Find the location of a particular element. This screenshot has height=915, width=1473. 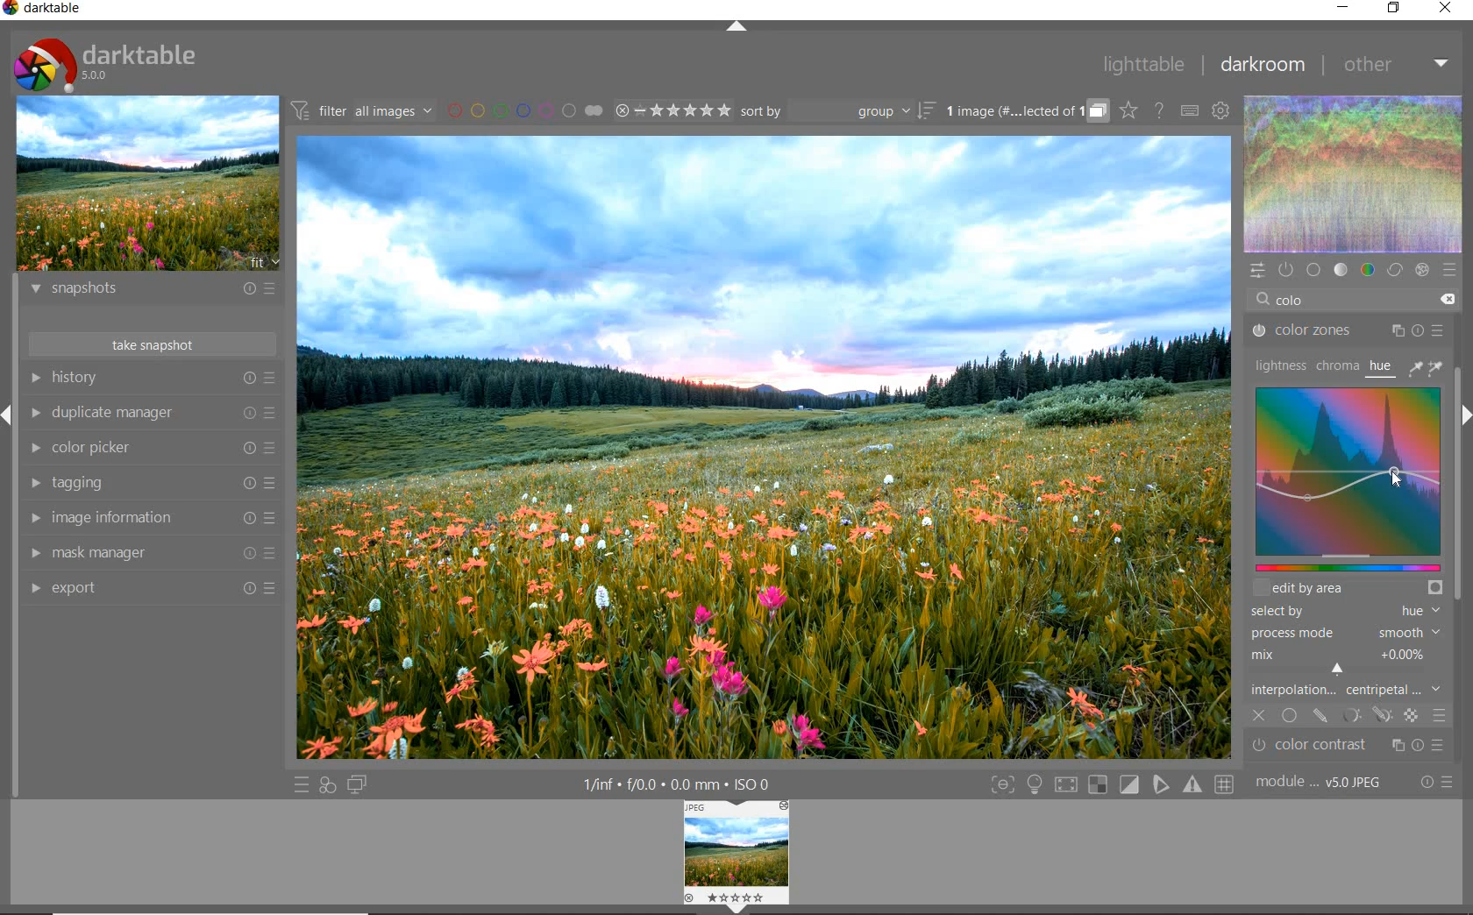

picker tools is located at coordinates (1428, 367).